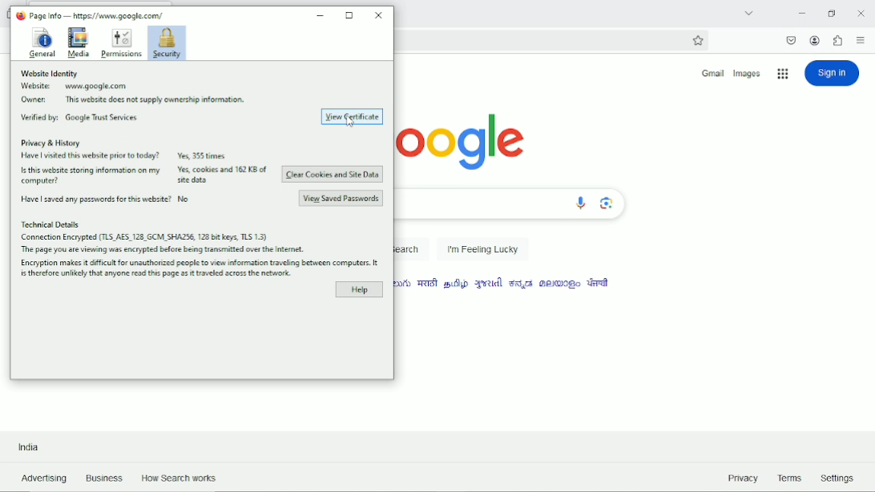 The height and width of the screenshot is (492, 875). I want to click on Help, so click(360, 289).